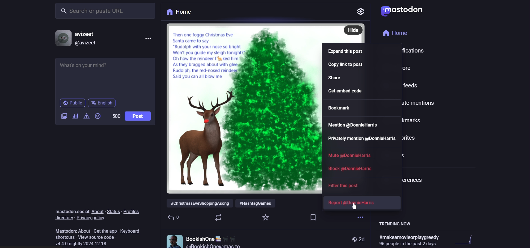 The width and height of the screenshot is (530, 248). I want to click on BookishOne, so click(213, 237).